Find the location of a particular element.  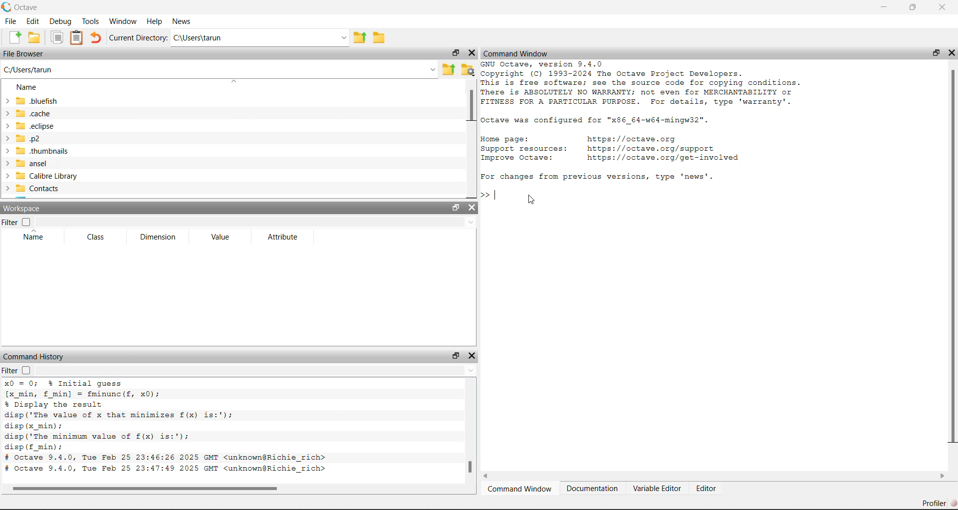

Cursor is located at coordinates (534, 200).